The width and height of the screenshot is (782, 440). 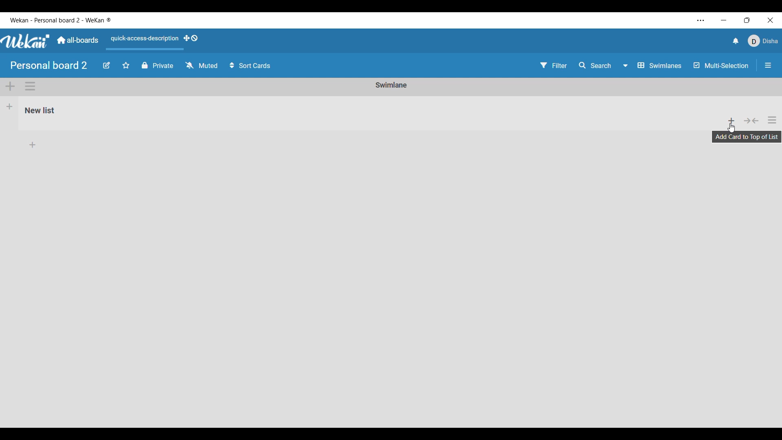 What do you see at coordinates (49, 65) in the screenshot?
I see `Board title` at bounding box center [49, 65].